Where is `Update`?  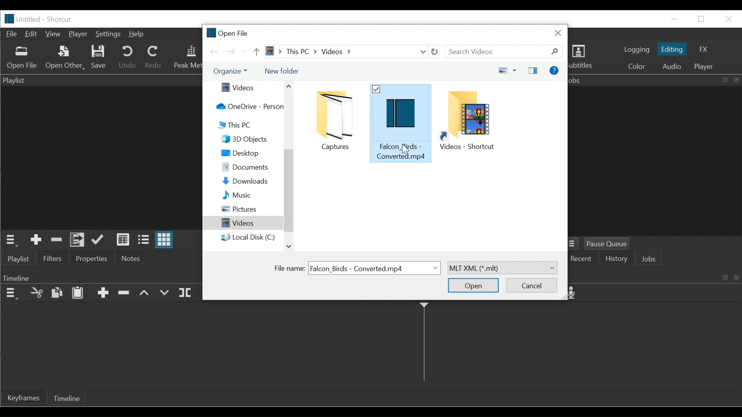
Update is located at coordinates (100, 240).